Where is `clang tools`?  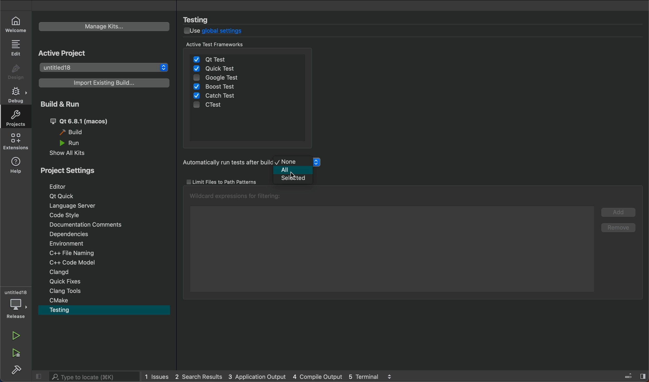 clang tools is located at coordinates (70, 292).